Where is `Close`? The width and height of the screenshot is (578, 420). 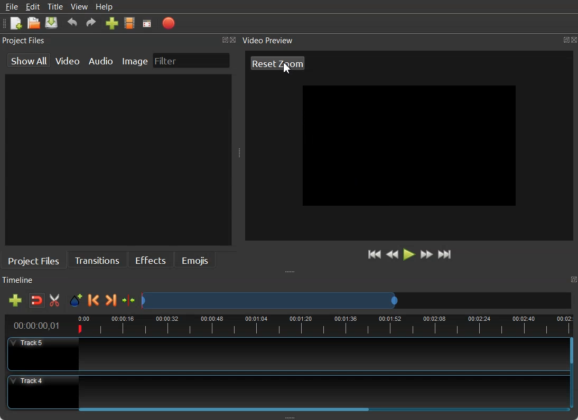
Close is located at coordinates (574, 40).